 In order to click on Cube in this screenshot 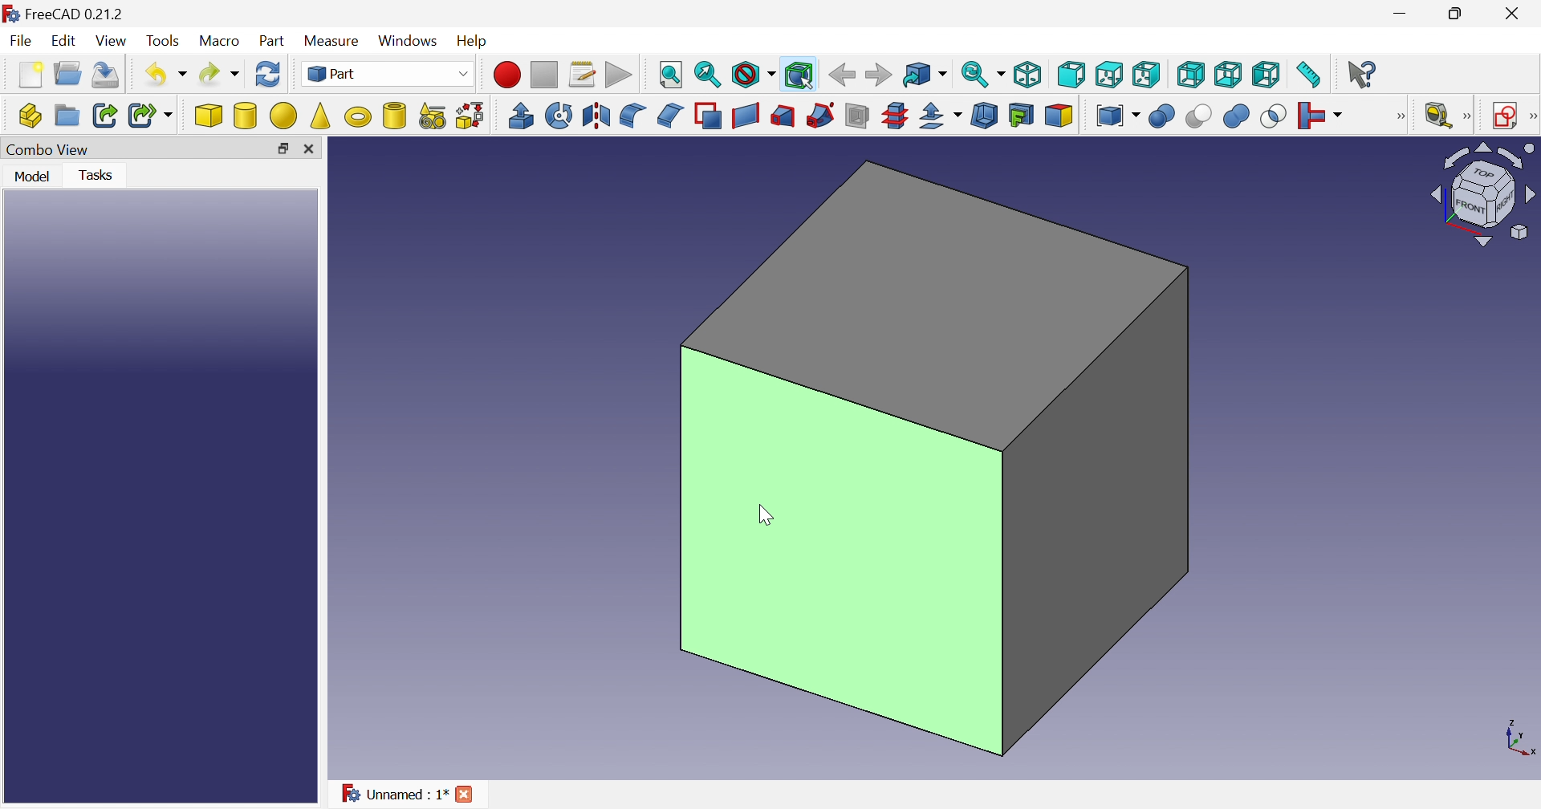, I will do `click(209, 116)`.